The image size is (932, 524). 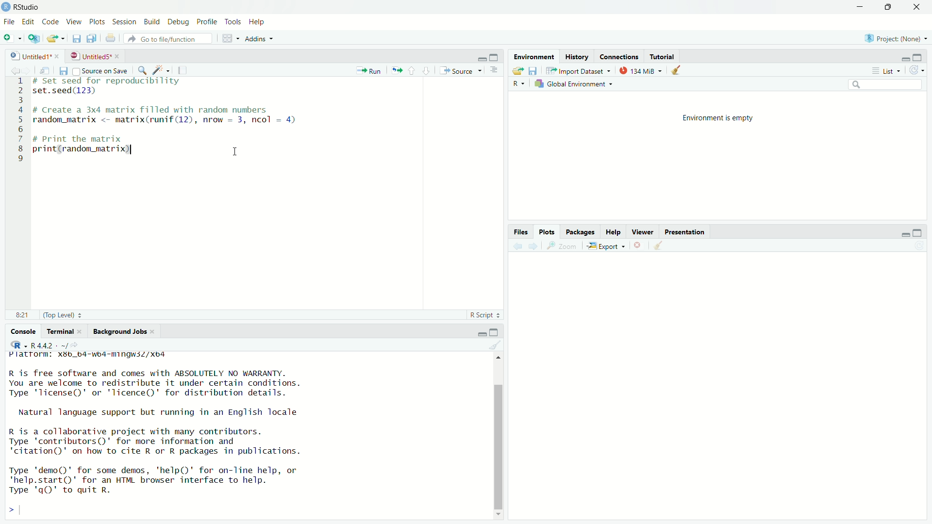 What do you see at coordinates (427, 70) in the screenshot?
I see `downward` at bounding box center [427, 70].